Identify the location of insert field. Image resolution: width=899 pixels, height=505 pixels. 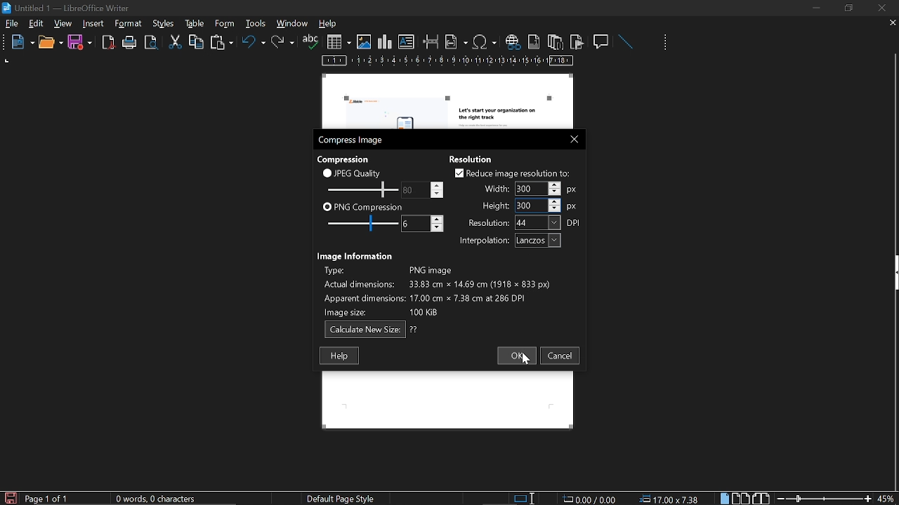
(457, 41).